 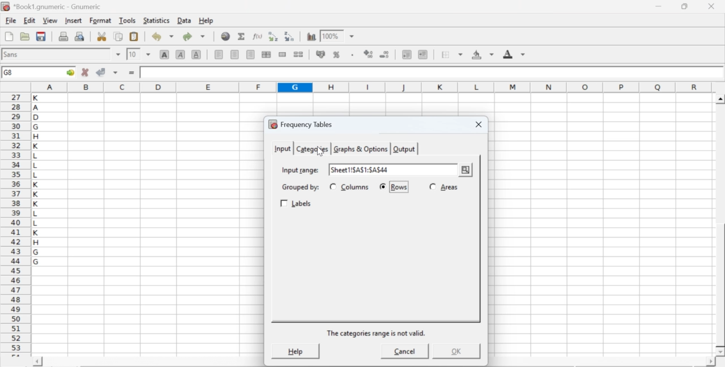 What do you see at coordinates (290, 35) in the screenshot?
I see `Sort the selected region in descending order based on the first column selected` at bounding box center [290, 35].